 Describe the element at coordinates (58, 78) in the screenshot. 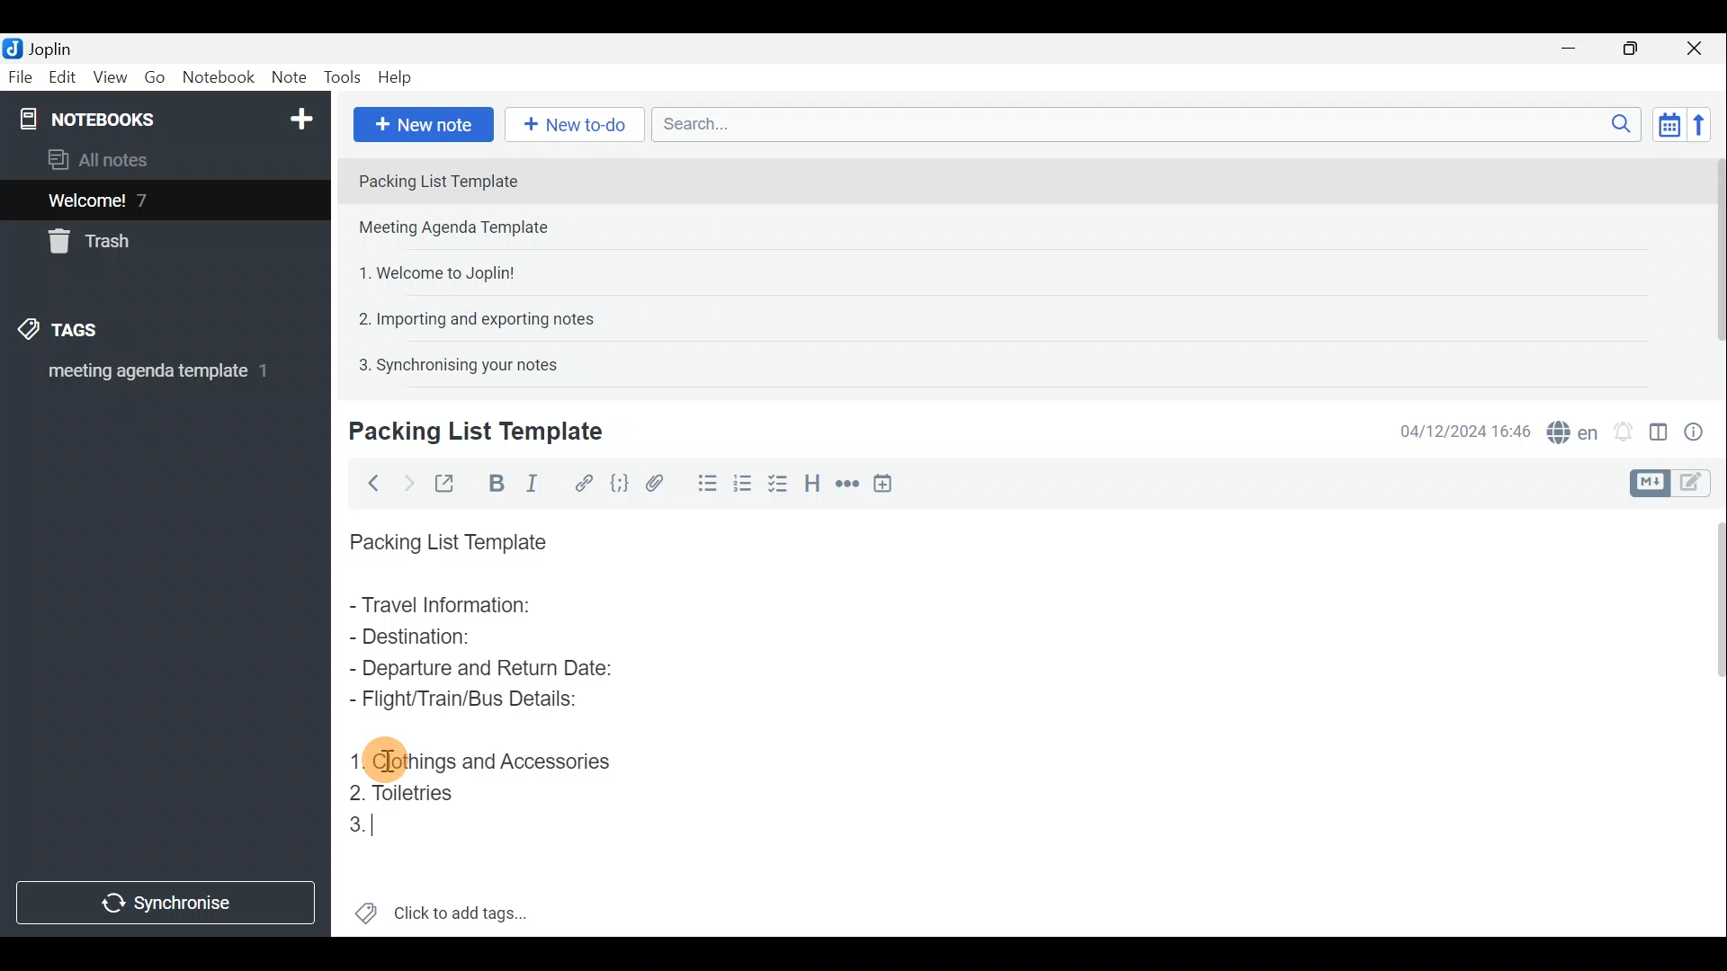

I see `Edit` at that location.